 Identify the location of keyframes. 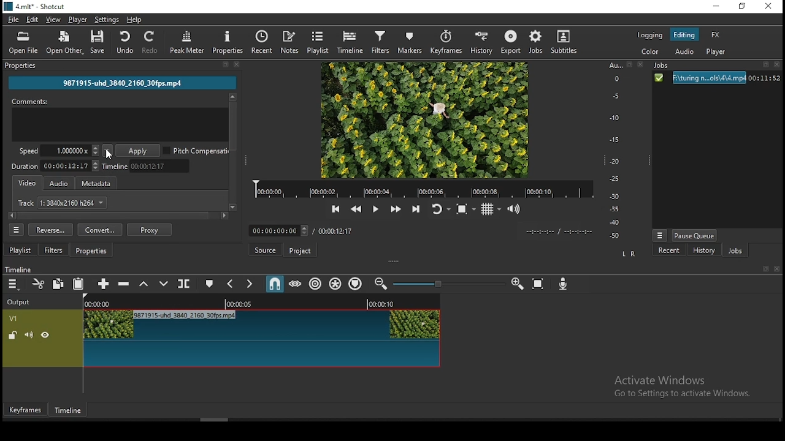
(448, 42).